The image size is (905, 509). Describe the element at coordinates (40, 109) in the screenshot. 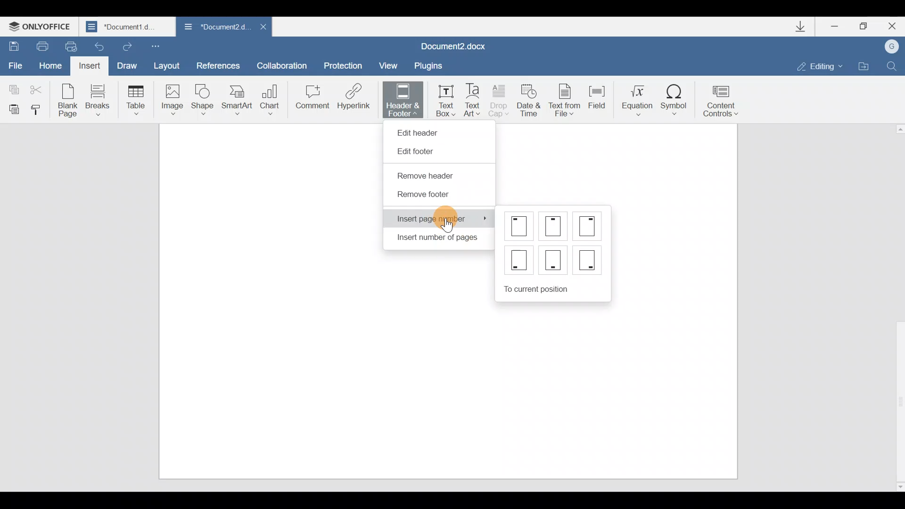

I see `Copy style` at that location.